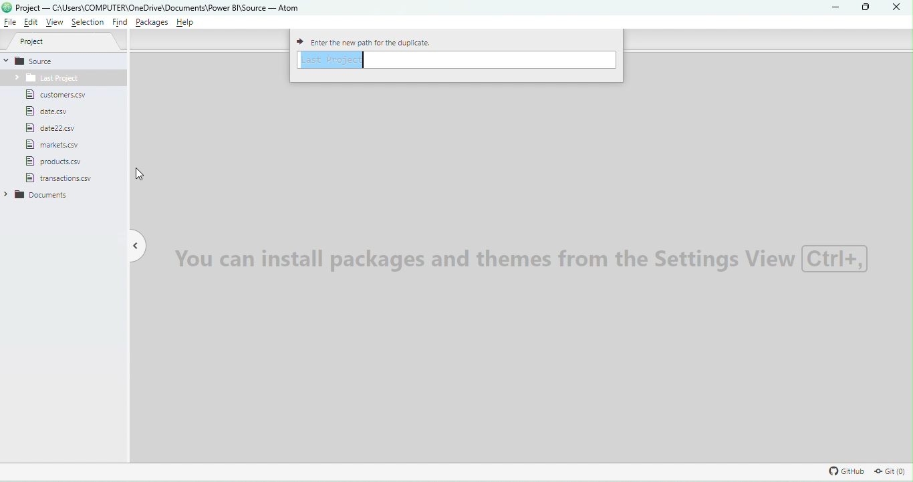  What do you see at coordinates (454, 61) in the screenshot?
I see `Enter path` at bounding box center [454, 61].